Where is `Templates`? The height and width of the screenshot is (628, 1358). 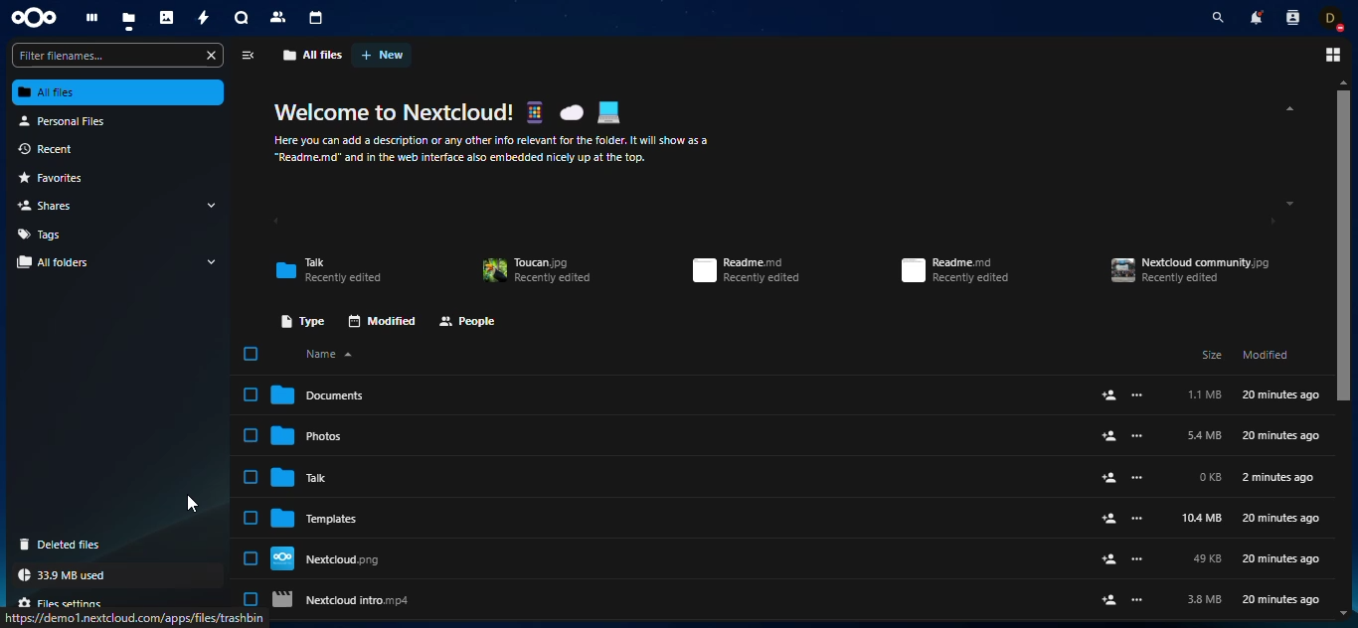 Templates is located at coordinates (318, 518).